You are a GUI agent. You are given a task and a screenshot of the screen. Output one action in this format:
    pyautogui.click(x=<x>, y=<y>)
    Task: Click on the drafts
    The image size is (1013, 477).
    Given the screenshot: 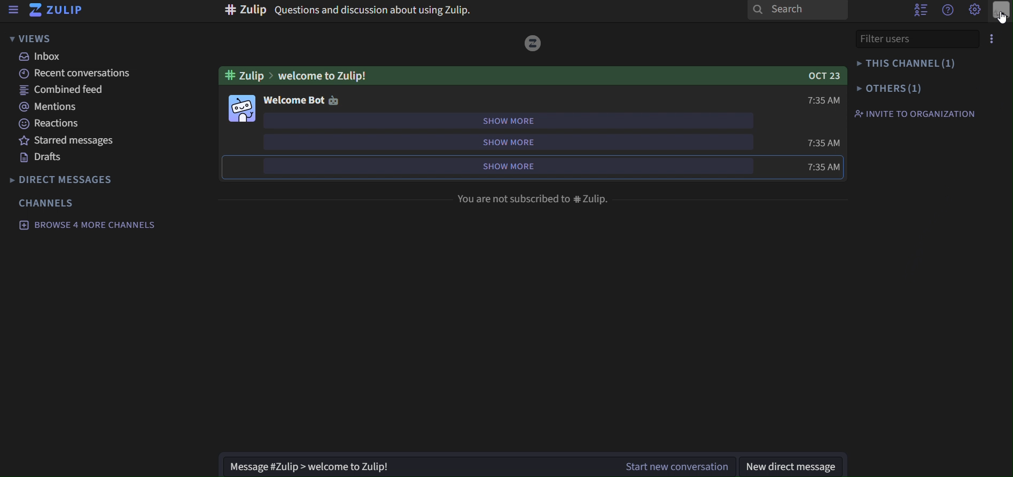 What is the action you would take?
    pyautogui.click(x=73, y=158)
    